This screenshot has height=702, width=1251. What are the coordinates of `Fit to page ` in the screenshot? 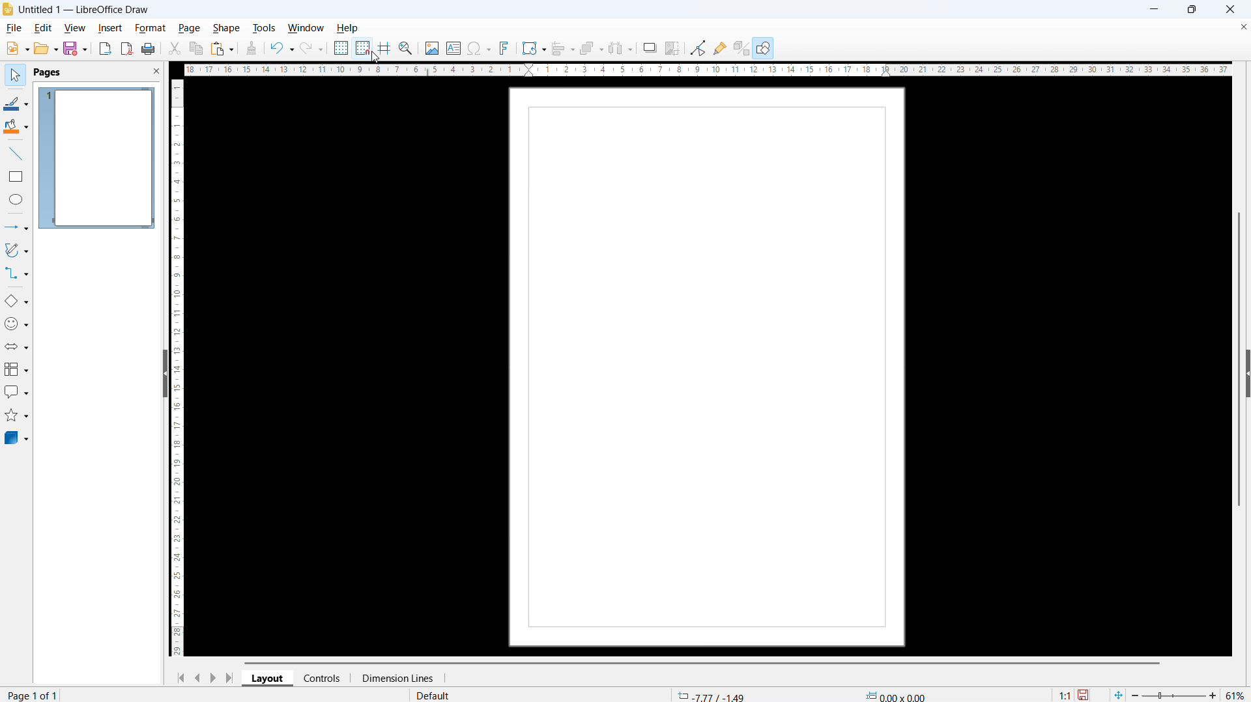 It's located at (1116, 694).